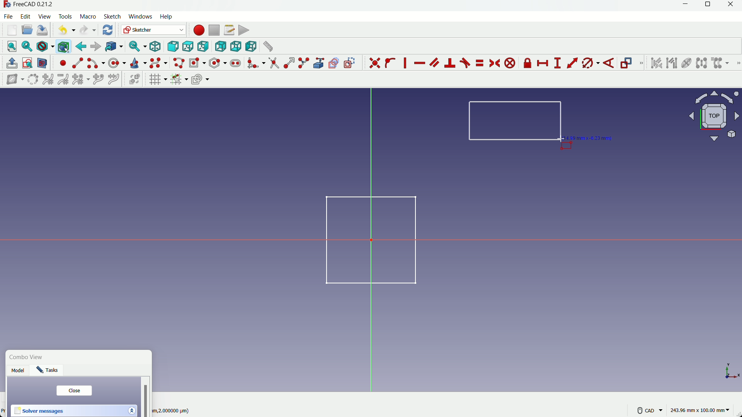 Image resolution: width=742 pixels, height=417 pixels. I want to click on symmetry, so click(701, 63).